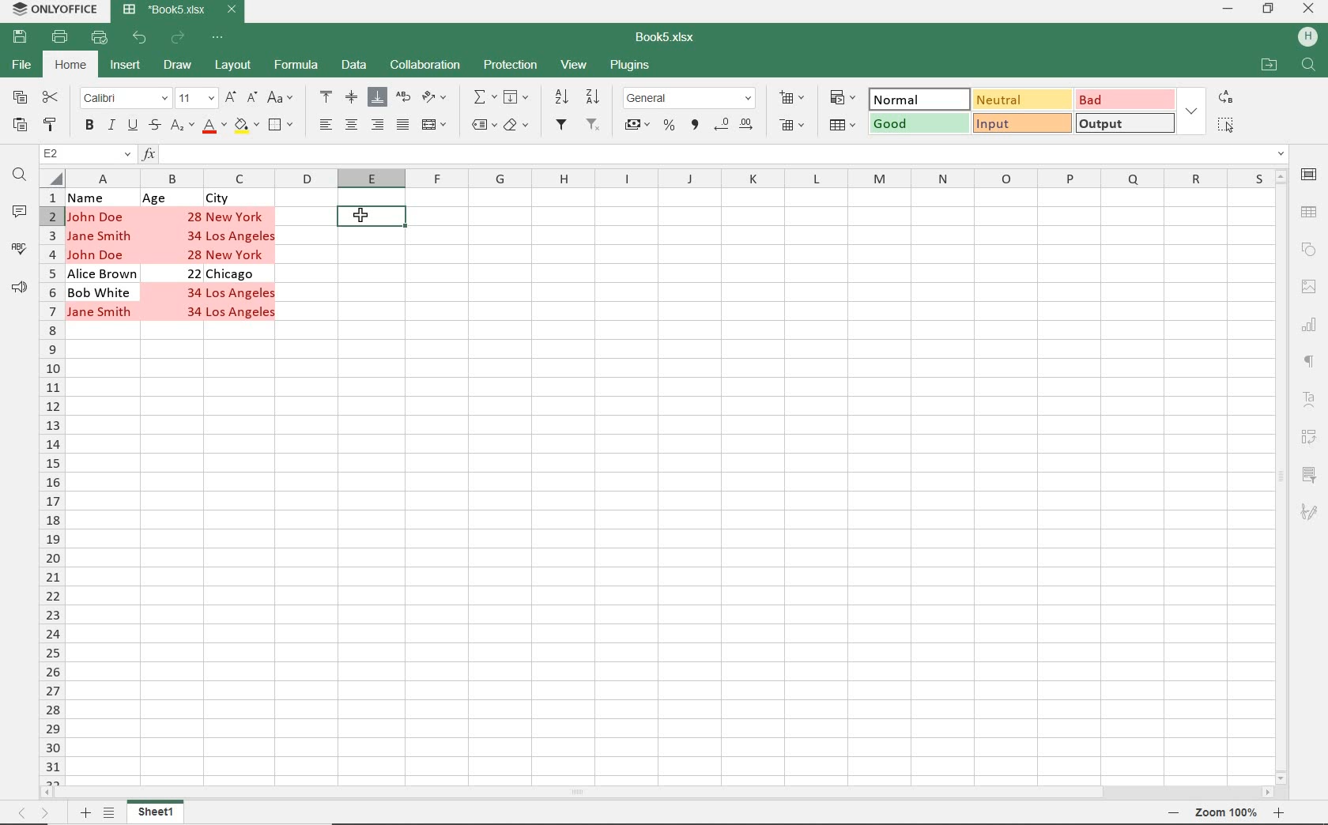 This screenshot has height=825, width=1328. Describe the element at coordinates (281, 99) in the screenshot. I see `CHANGE CASE` at that location.